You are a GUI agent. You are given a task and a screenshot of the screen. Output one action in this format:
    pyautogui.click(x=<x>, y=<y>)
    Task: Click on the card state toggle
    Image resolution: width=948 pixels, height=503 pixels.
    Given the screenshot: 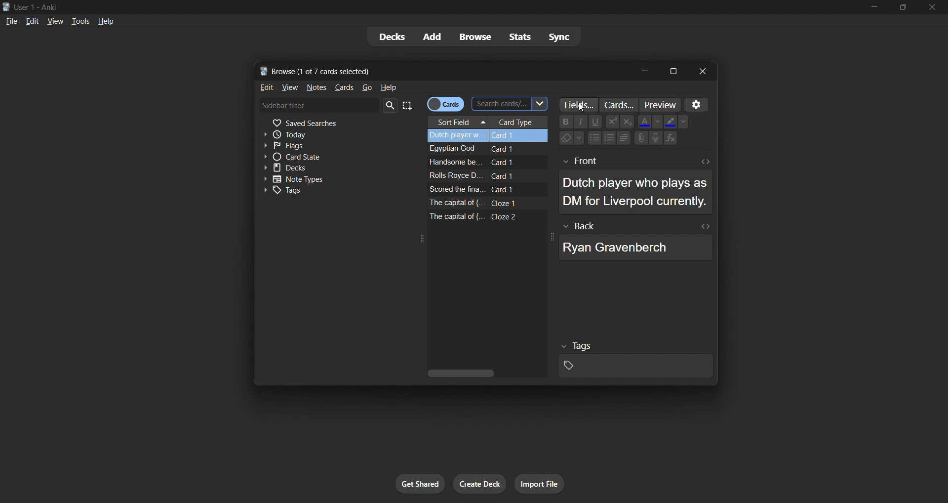 What is the action you would take?
    pyautogui.click(x=320, y=157)
    